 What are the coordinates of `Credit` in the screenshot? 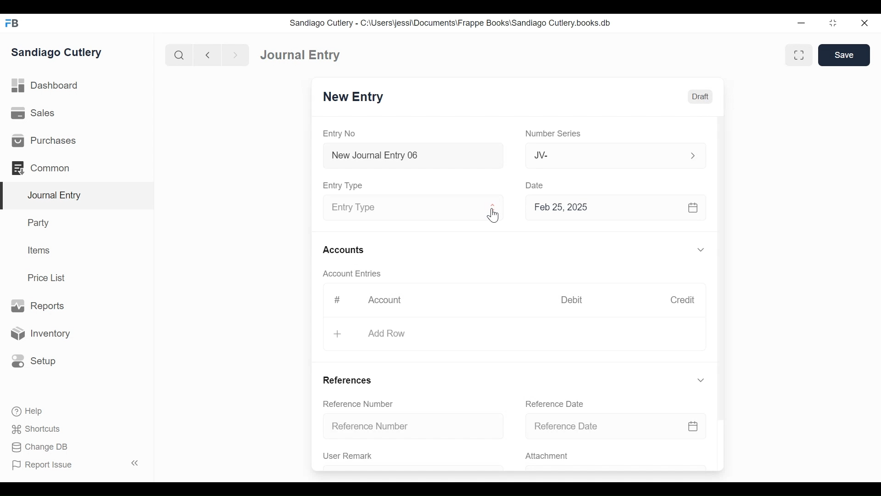 It's located at (682, 300).